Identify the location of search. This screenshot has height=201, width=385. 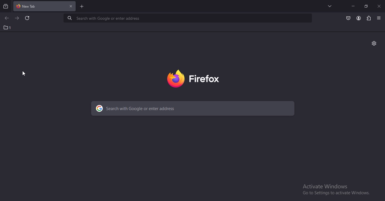
(194, 109).